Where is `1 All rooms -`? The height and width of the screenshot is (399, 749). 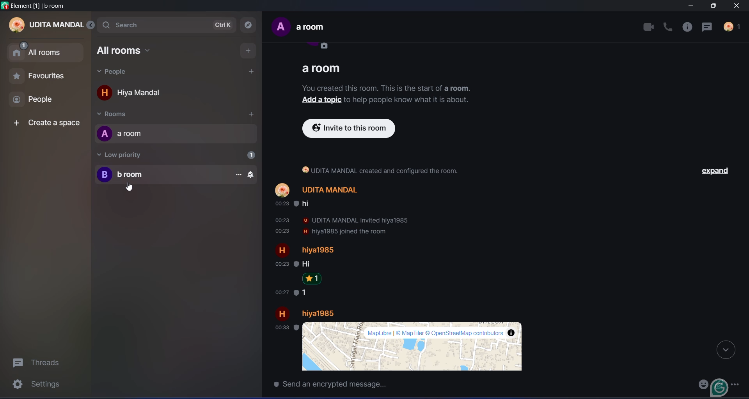 1 All rooms - is located at coordinates (45, 51).